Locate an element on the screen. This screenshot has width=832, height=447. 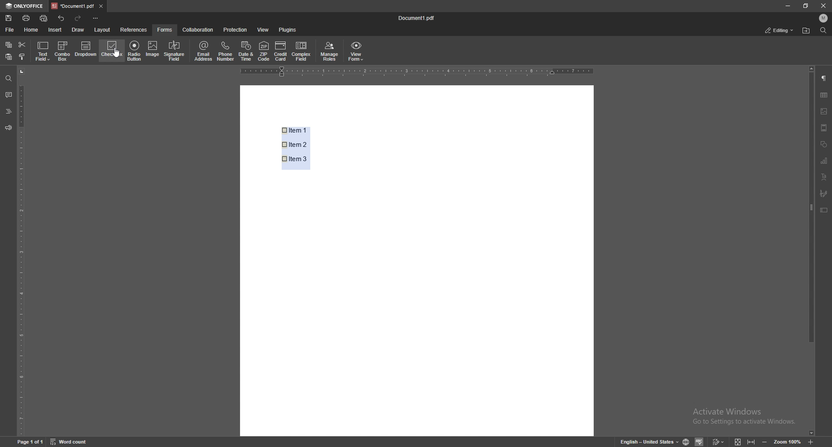
text field is located at coordinates (42, 52).